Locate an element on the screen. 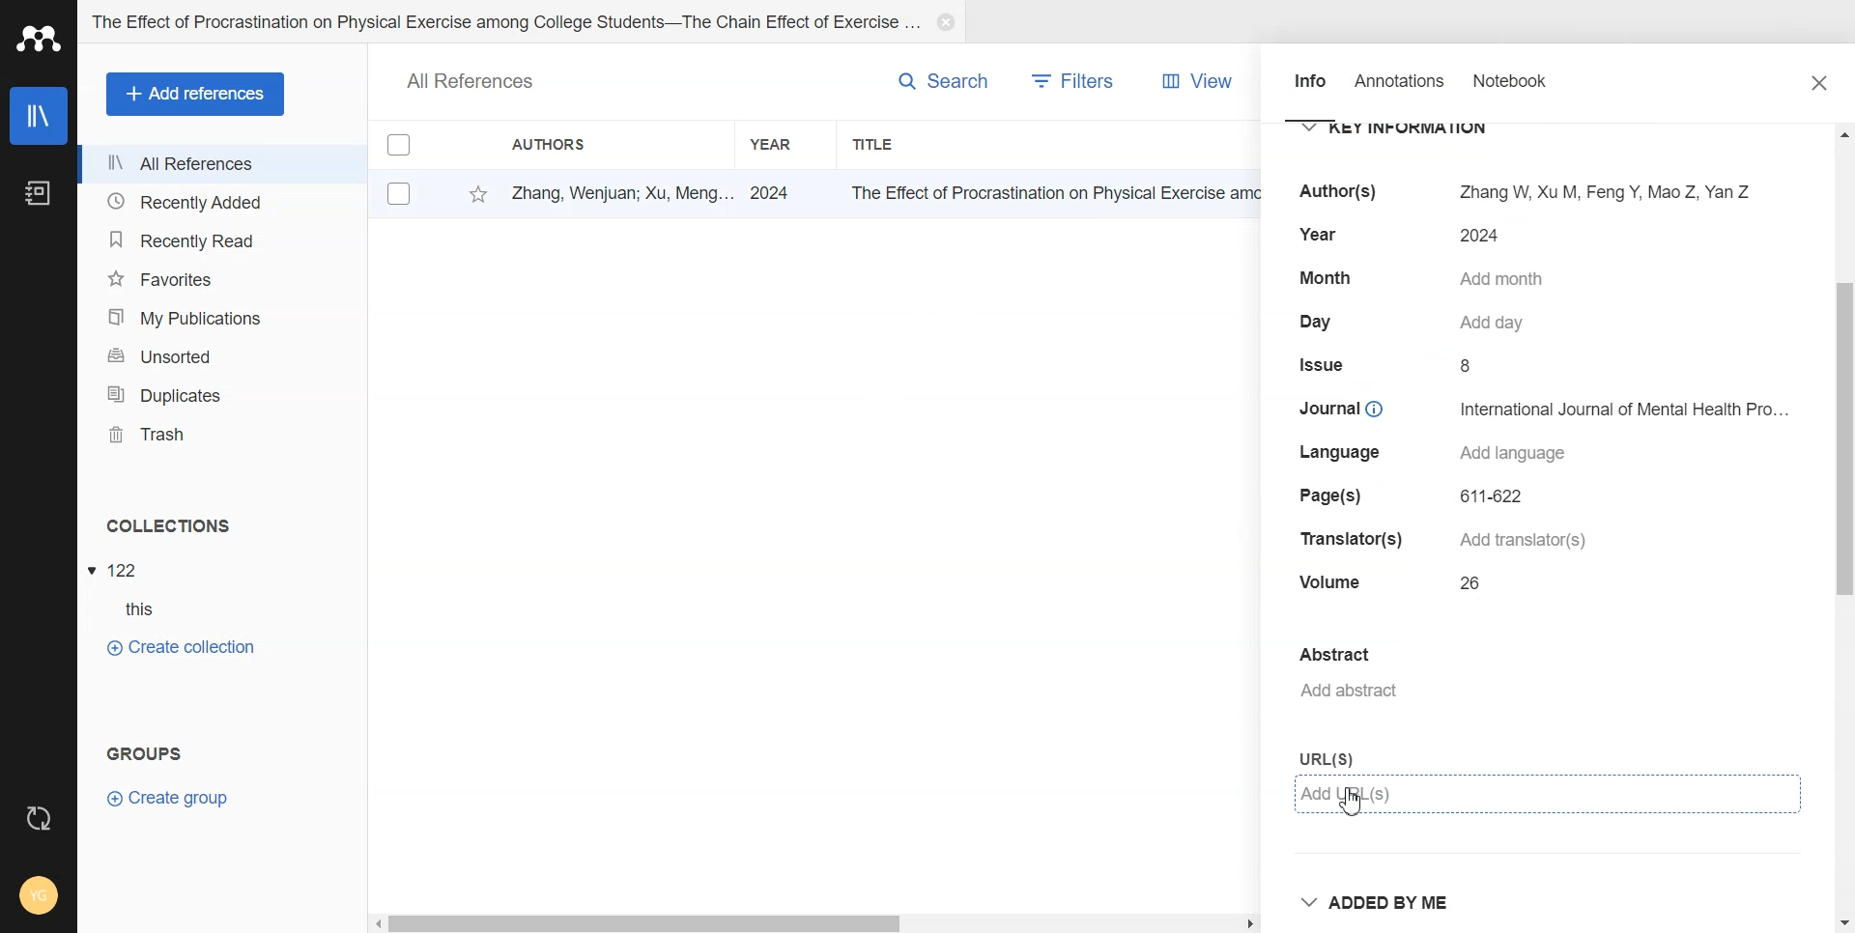 The height and width of the screenshot is (933, 1855). Up is located at coordinates (1842, 137).